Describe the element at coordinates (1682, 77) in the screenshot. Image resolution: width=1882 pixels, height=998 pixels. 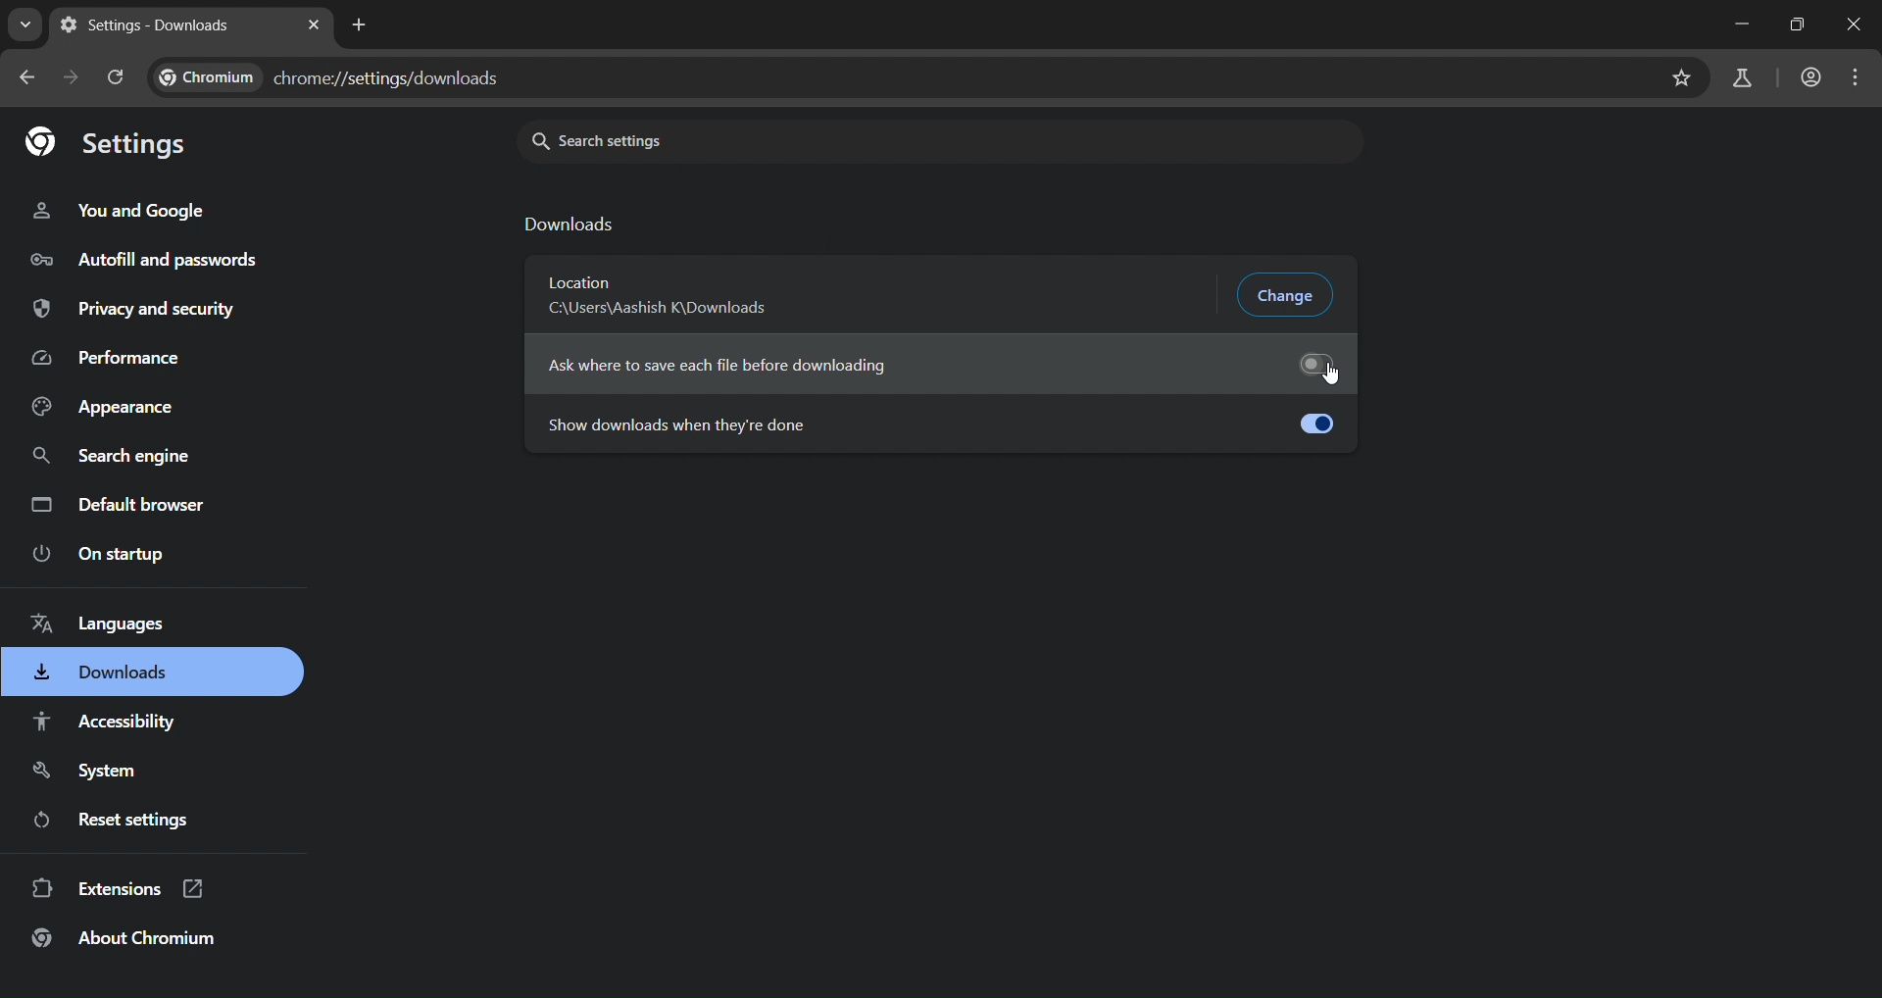
I see `bookmark page` at that location.